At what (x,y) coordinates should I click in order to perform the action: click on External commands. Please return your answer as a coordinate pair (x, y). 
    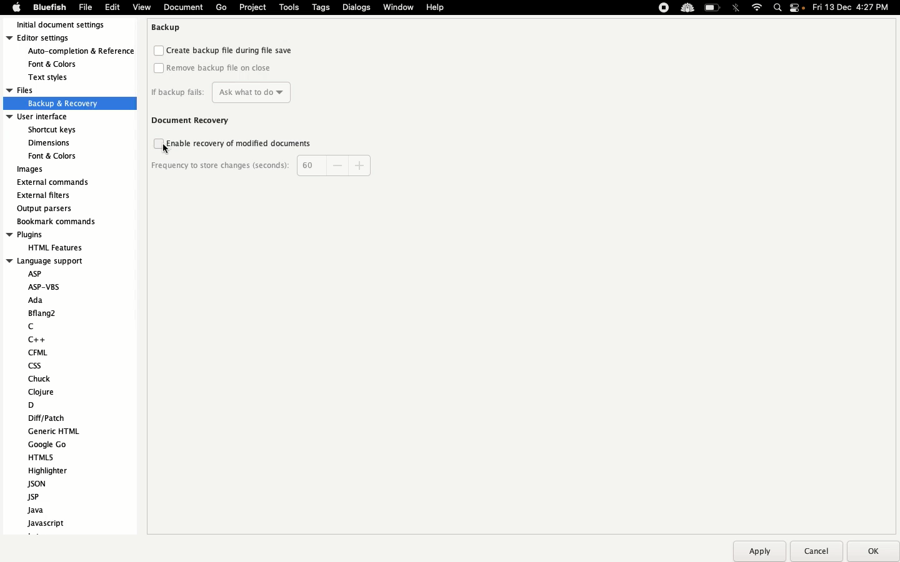
    Looking at the image, I should click on (59, 182).